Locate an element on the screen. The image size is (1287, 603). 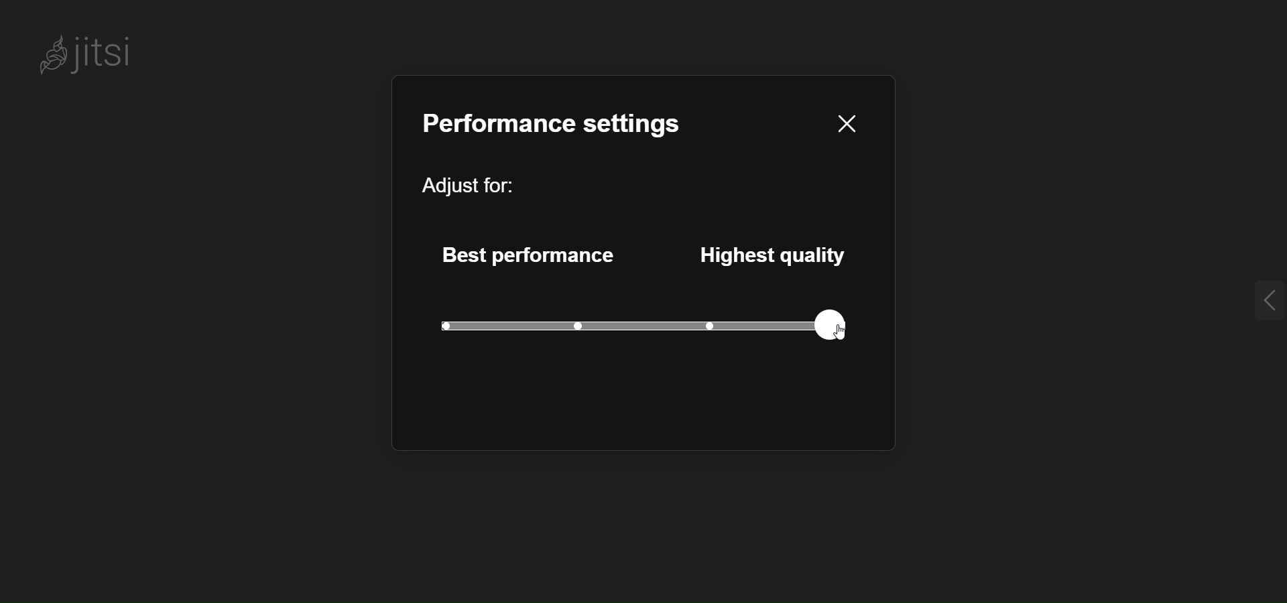
current level is located at coordinates (458, 324).